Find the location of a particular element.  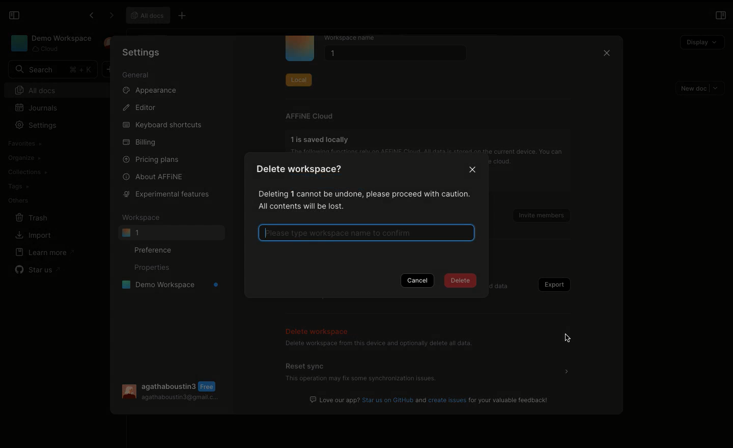

Free is located at coordinates (209, 386).